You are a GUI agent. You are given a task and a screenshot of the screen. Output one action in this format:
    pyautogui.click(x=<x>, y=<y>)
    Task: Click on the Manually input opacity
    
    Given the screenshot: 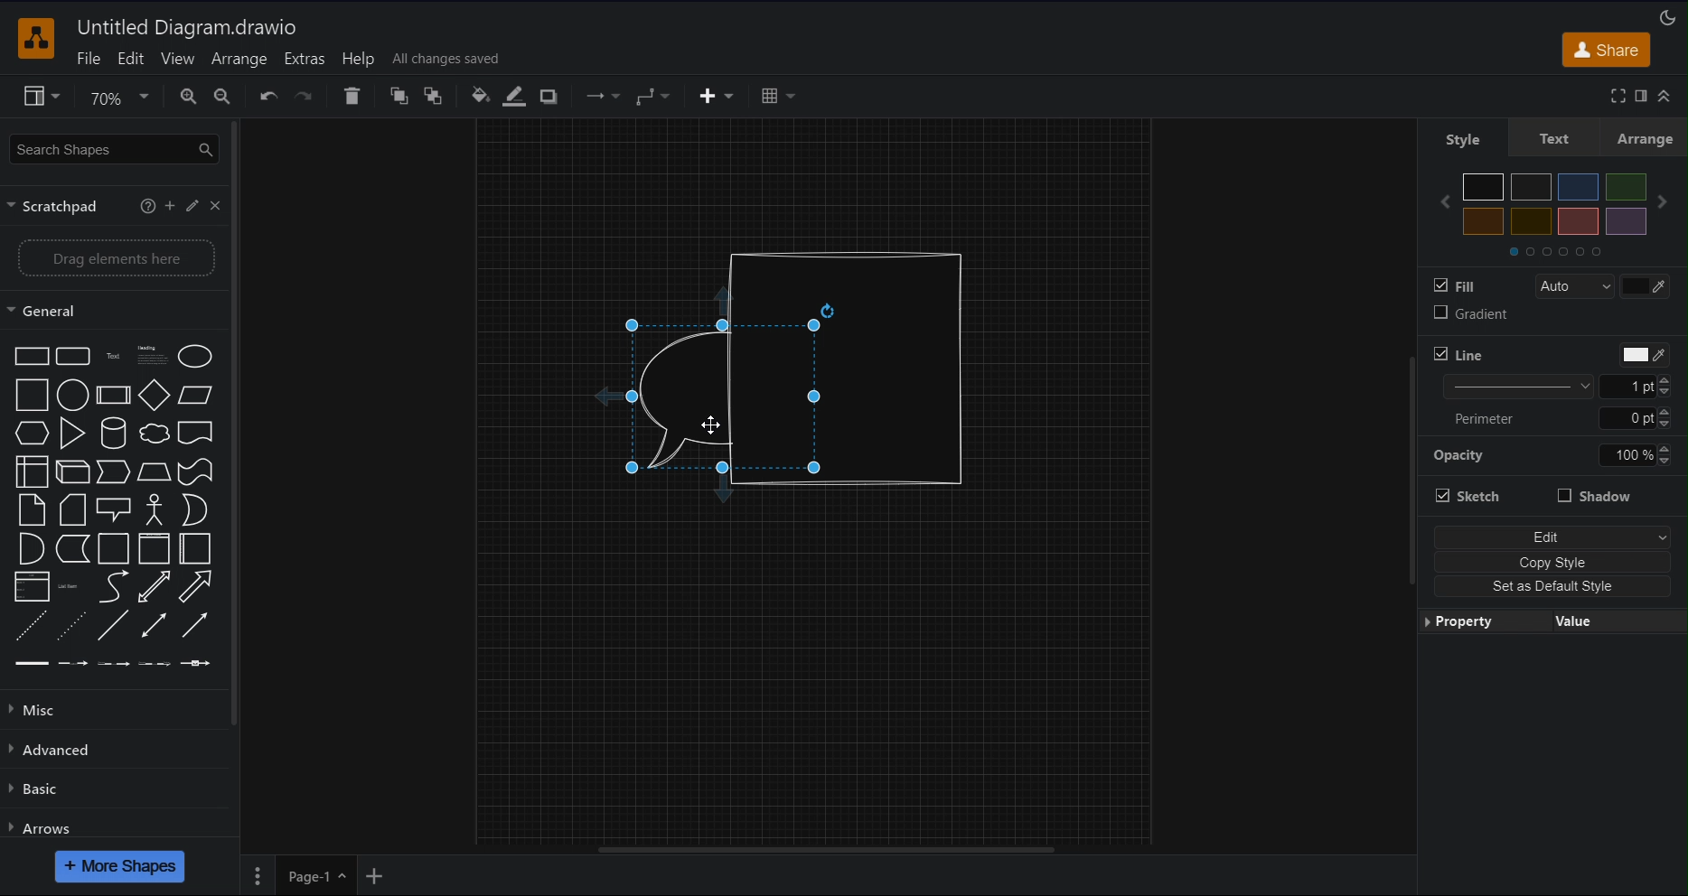 What is the action you would take?
    pyautogui.click(x=1626, y=454)
    